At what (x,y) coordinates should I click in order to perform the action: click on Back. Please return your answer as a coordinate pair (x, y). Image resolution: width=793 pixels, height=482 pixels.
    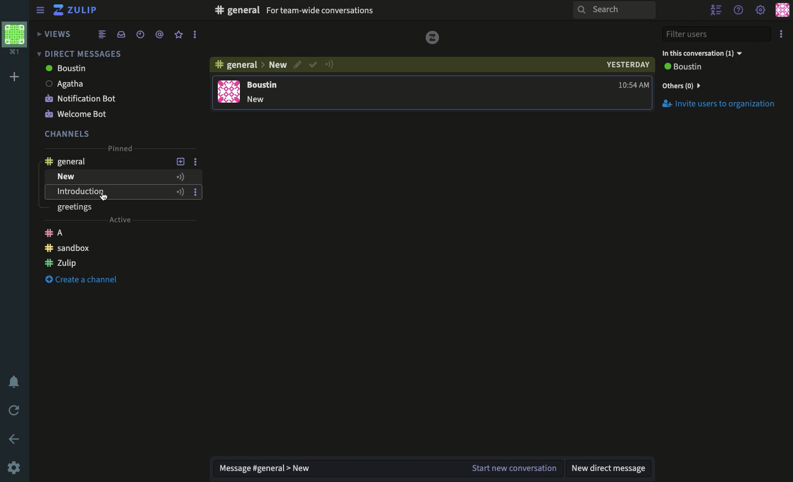
    Looking at the image, I should click on (15, 439).